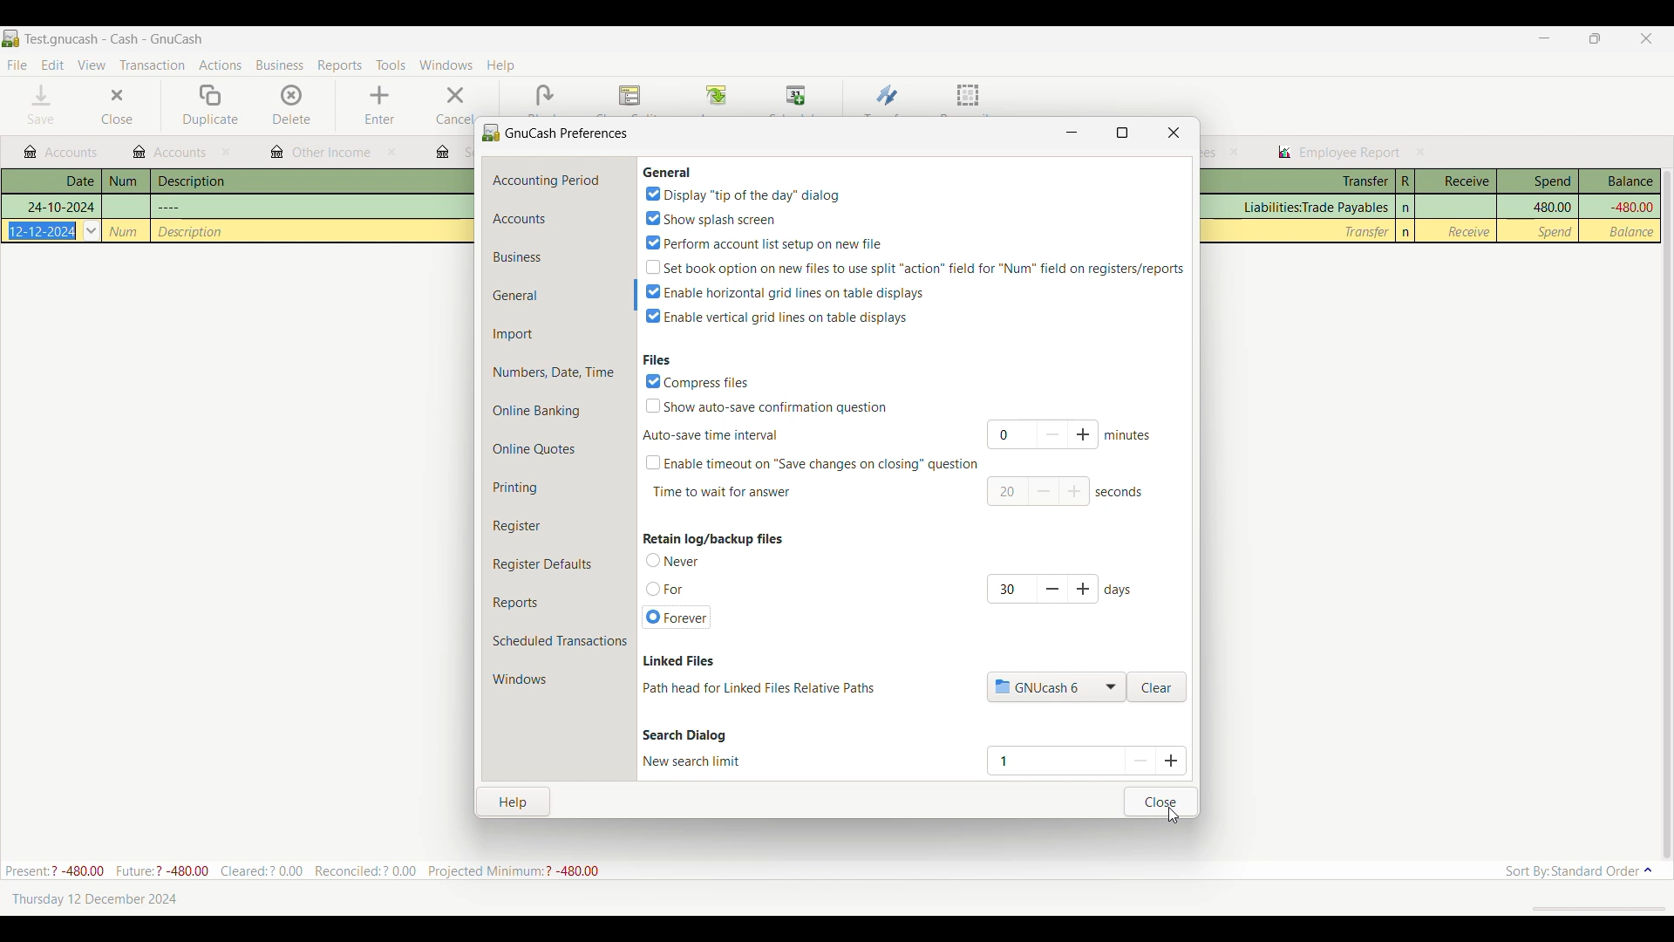  I want to click on Printing, so click(558, 488).